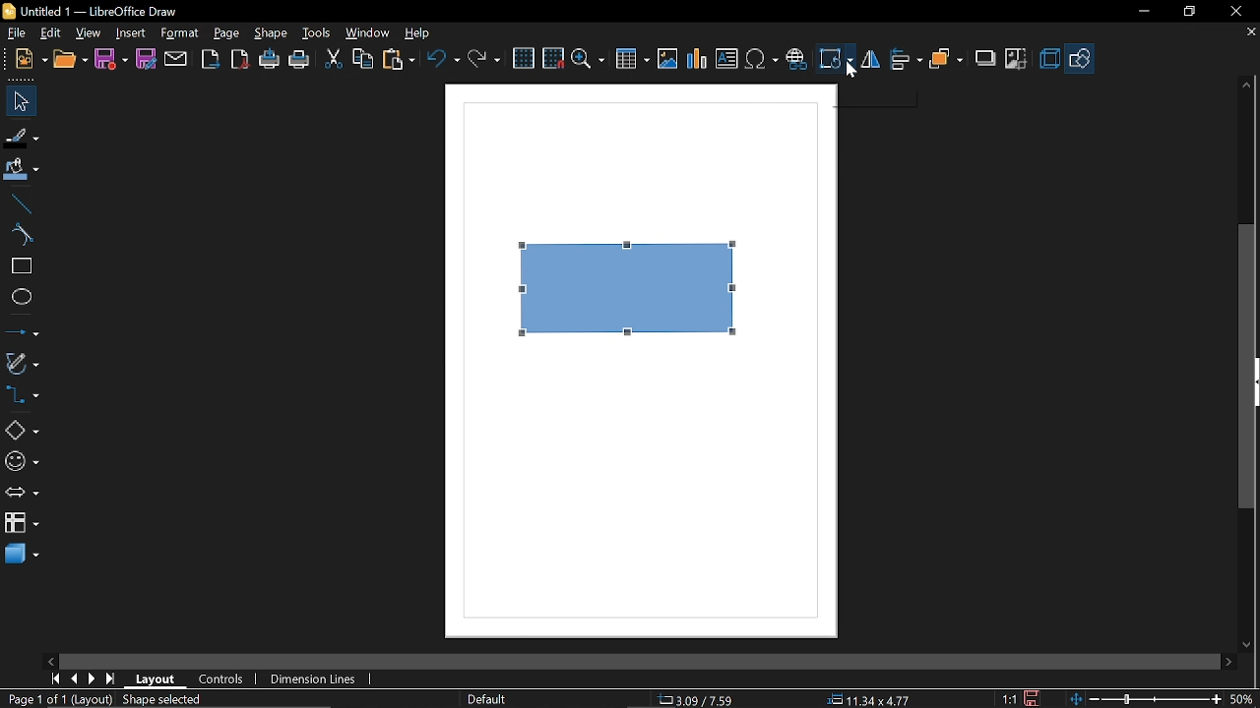 This screenshot has height=708, width=1260. I want to click on Move down, so click(1250, 644).